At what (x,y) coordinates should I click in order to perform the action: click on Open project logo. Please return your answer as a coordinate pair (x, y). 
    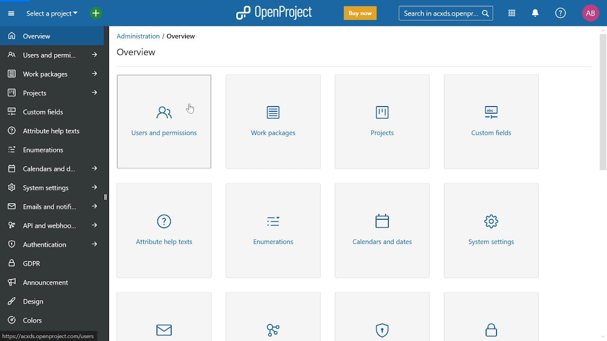
    Looking at the image, I should click on (274, 13).